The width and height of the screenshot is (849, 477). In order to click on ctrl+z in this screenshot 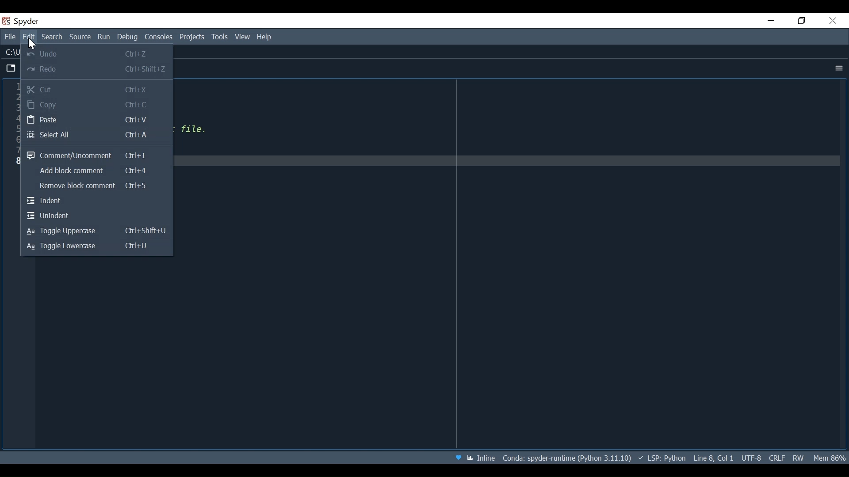, I will do `click(141, 54)`.